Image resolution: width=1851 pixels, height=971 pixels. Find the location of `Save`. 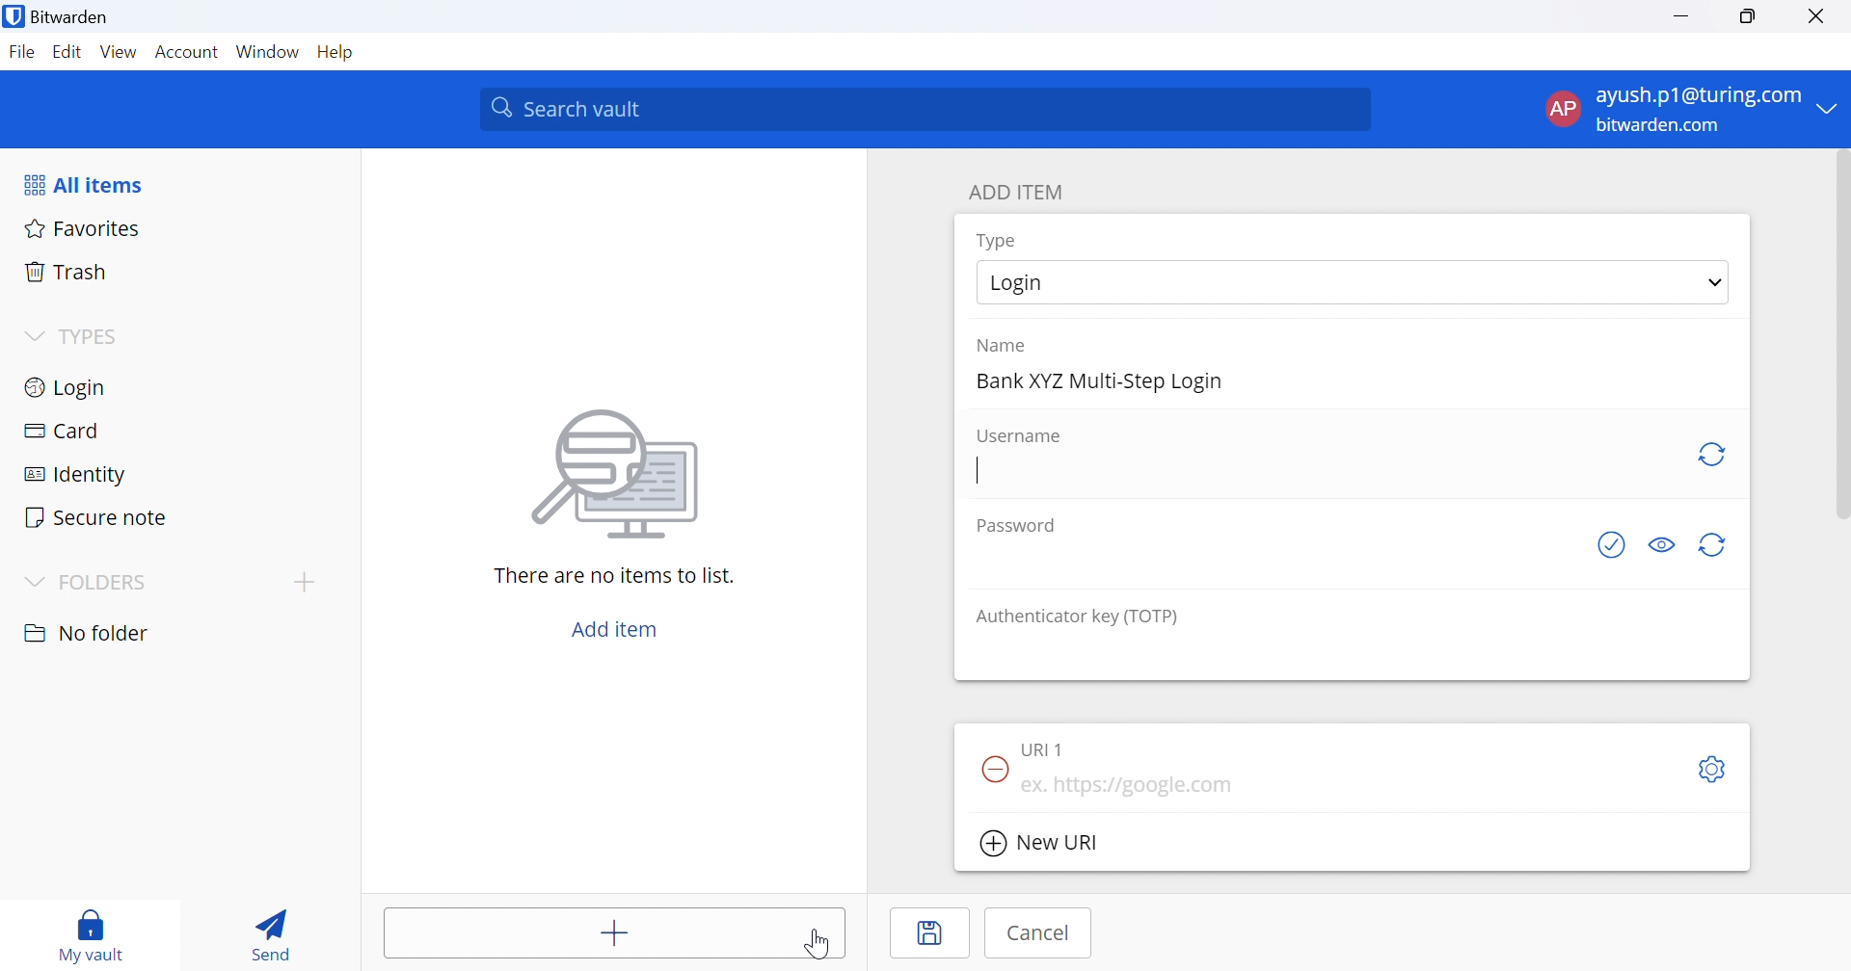

Save is located at coordinates (930, 933).